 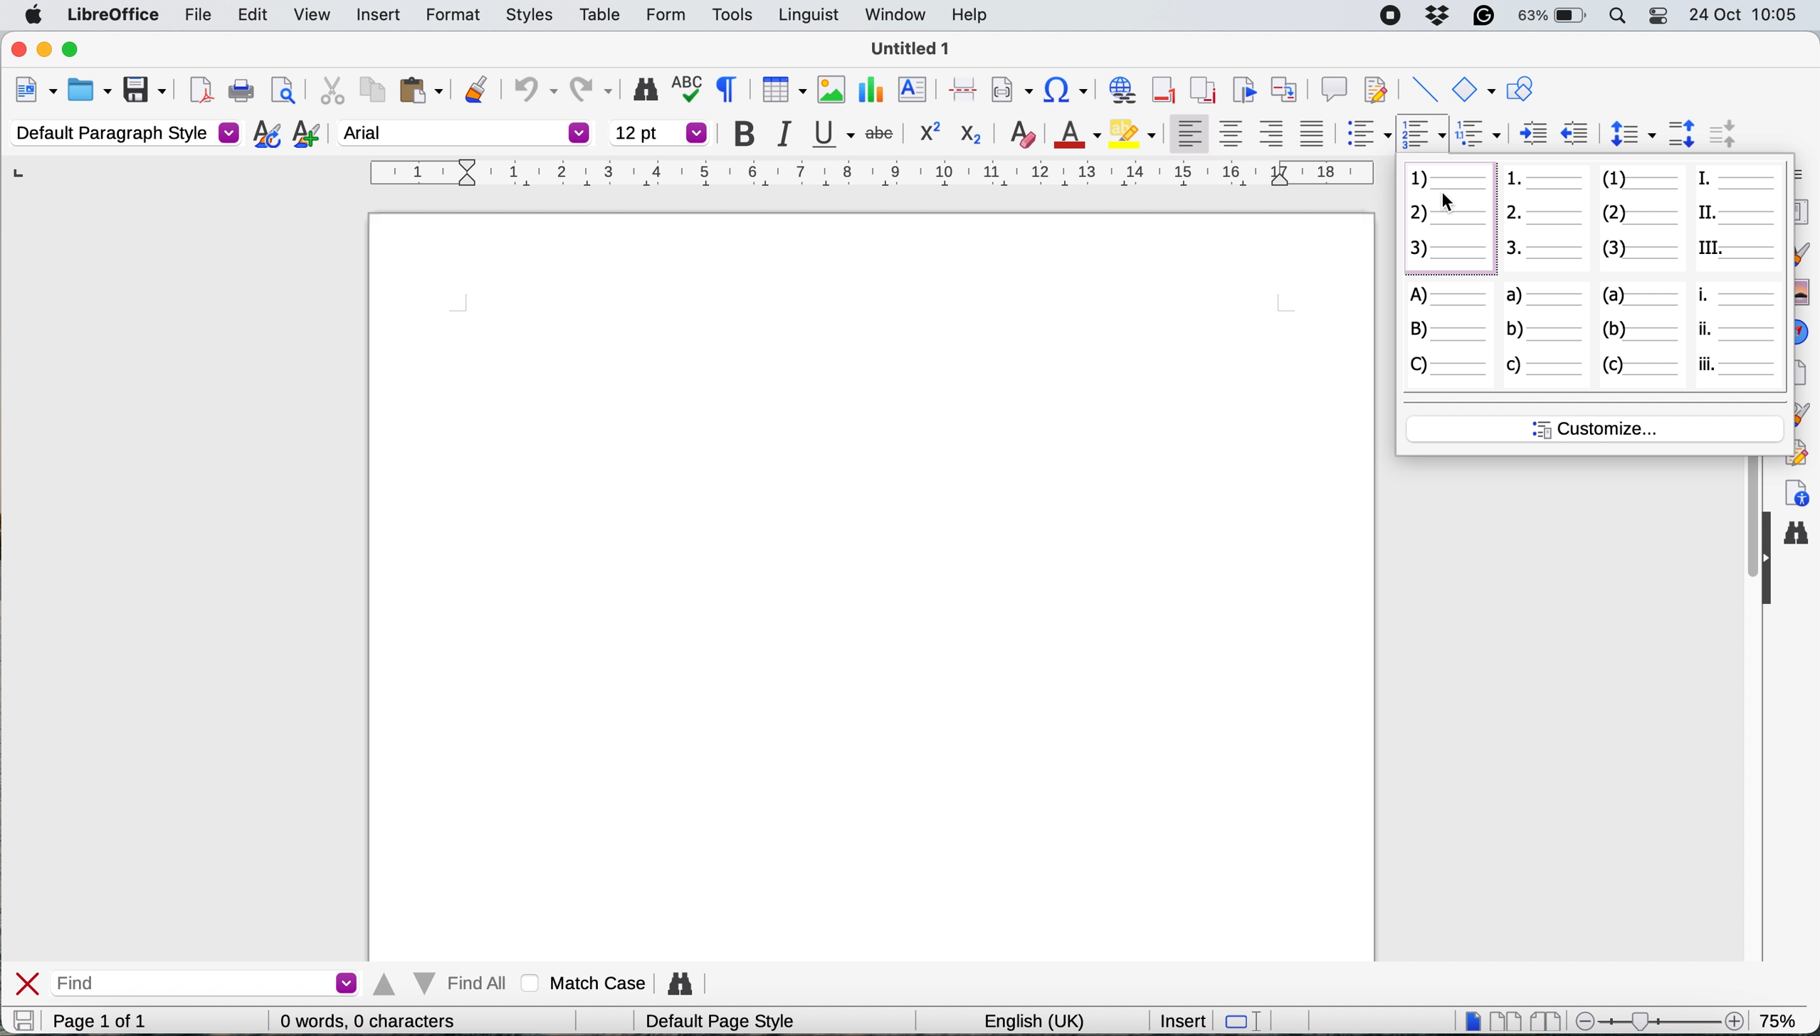 What do you see at coordinates (782, 92) in the screenshot?
I see `insert table` at bounding box center [782, 92].